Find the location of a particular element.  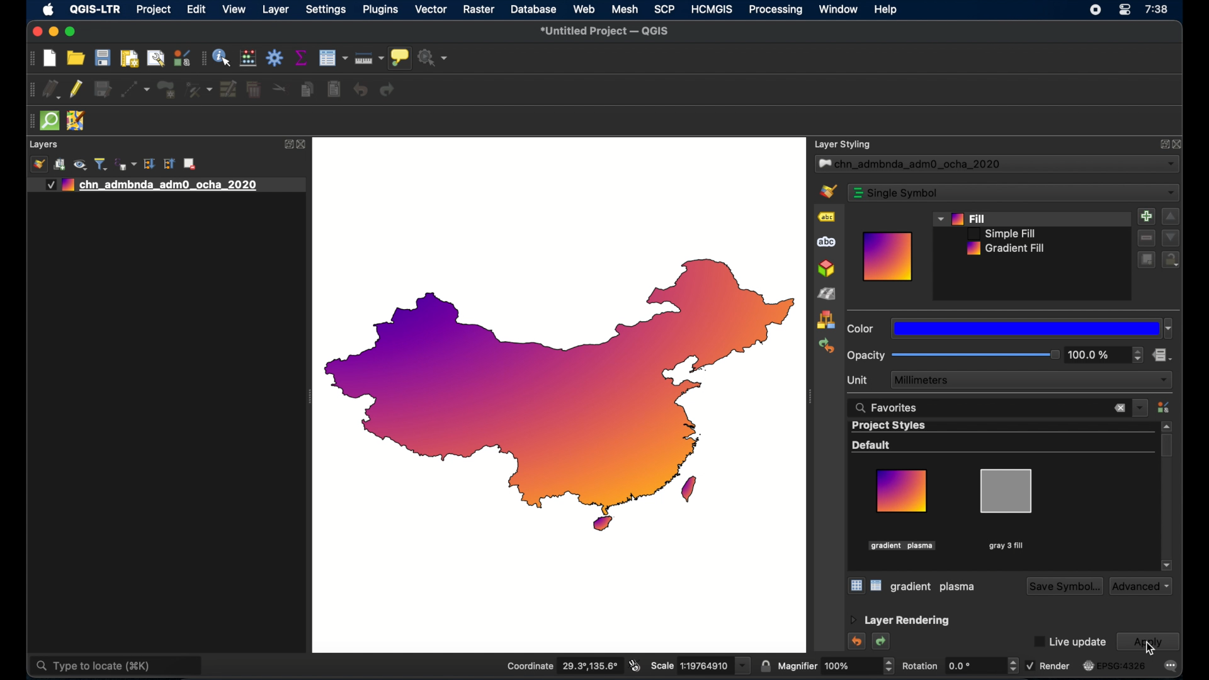

shading renderer is located at coordinates (828, 295).